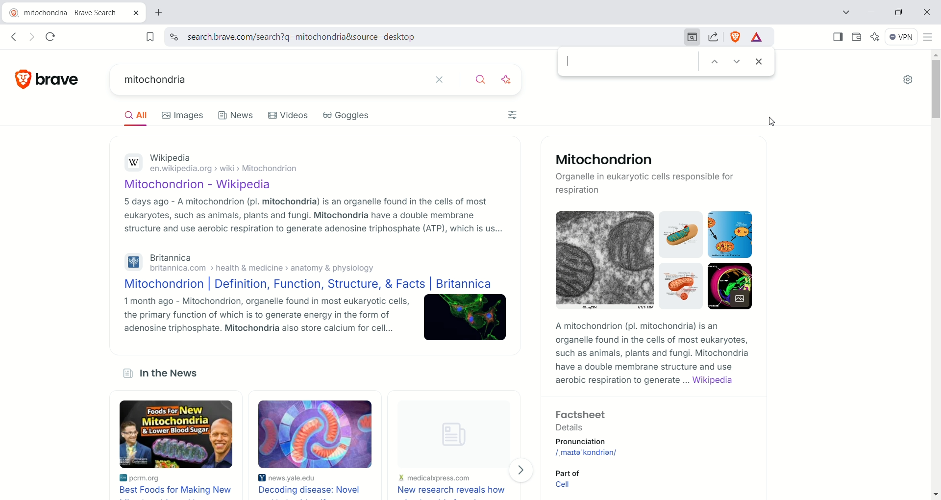  I want to click on close, so click(136, 14).